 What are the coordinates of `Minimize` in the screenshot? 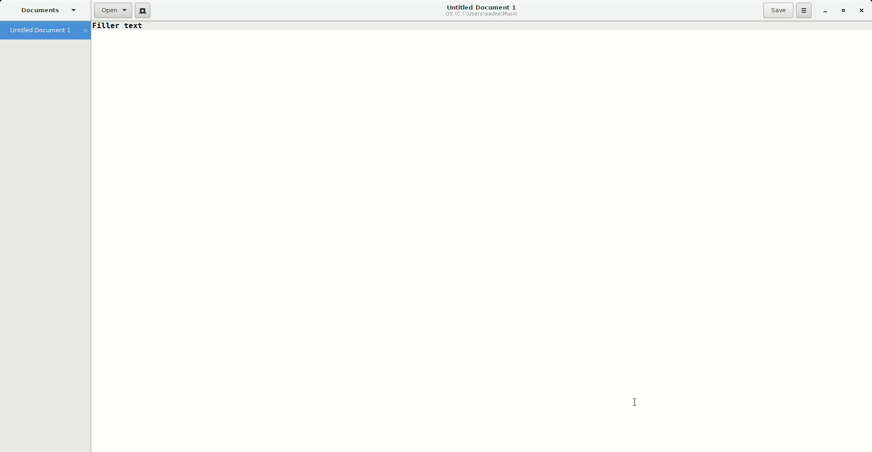 It's located at (823, 11).